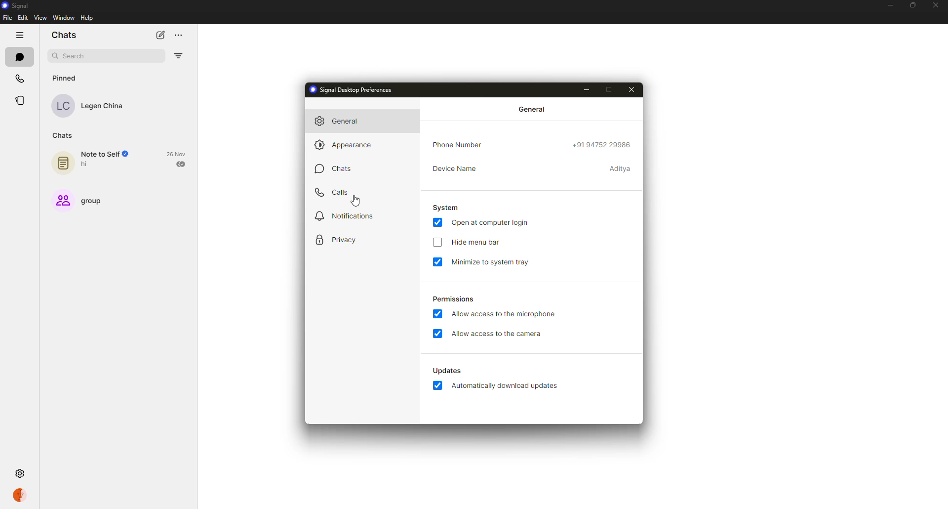  What do you see at coordinates (106, 154) in the screenshot?
I see `Note to Self` at bounding box center [106, 154].